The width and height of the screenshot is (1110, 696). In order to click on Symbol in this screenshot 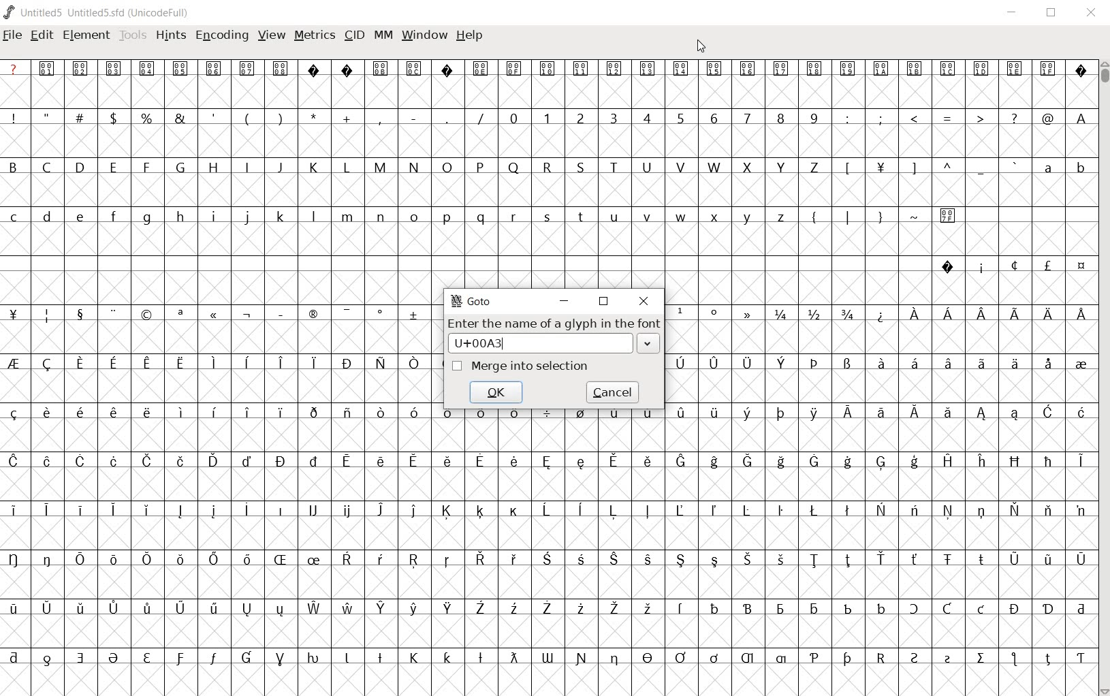, I will do `click(383, 559)`.